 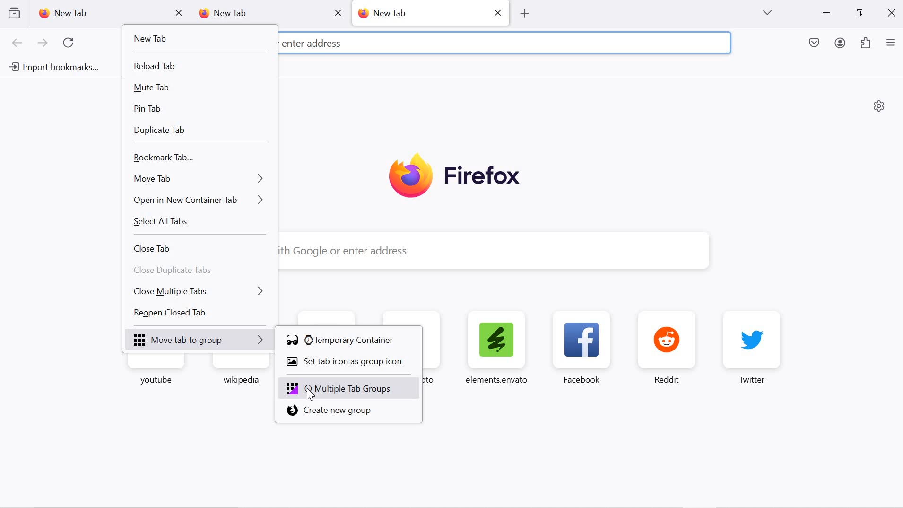 I want to click on reddit favorite, so click(x=671, y=347).